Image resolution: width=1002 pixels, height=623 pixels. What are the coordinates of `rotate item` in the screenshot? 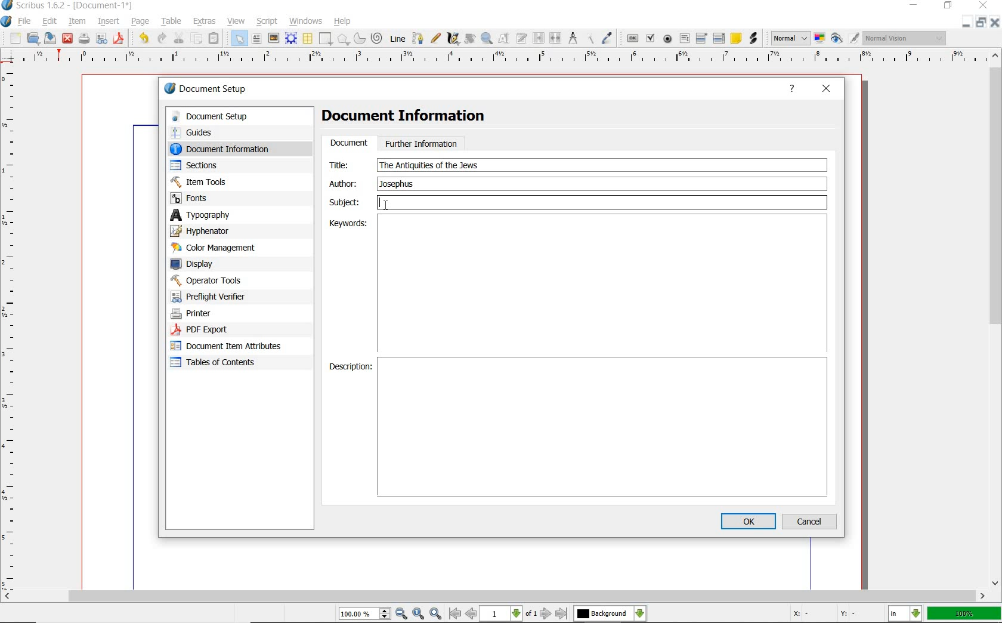 It's located at (470, 39).